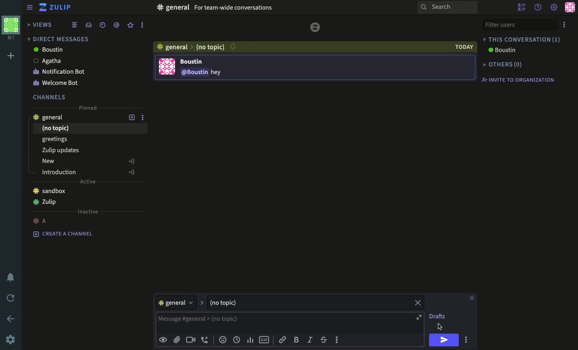 The height and width of the screenshot is (350, 578). I want to click on hide user list, so click(522, 6).